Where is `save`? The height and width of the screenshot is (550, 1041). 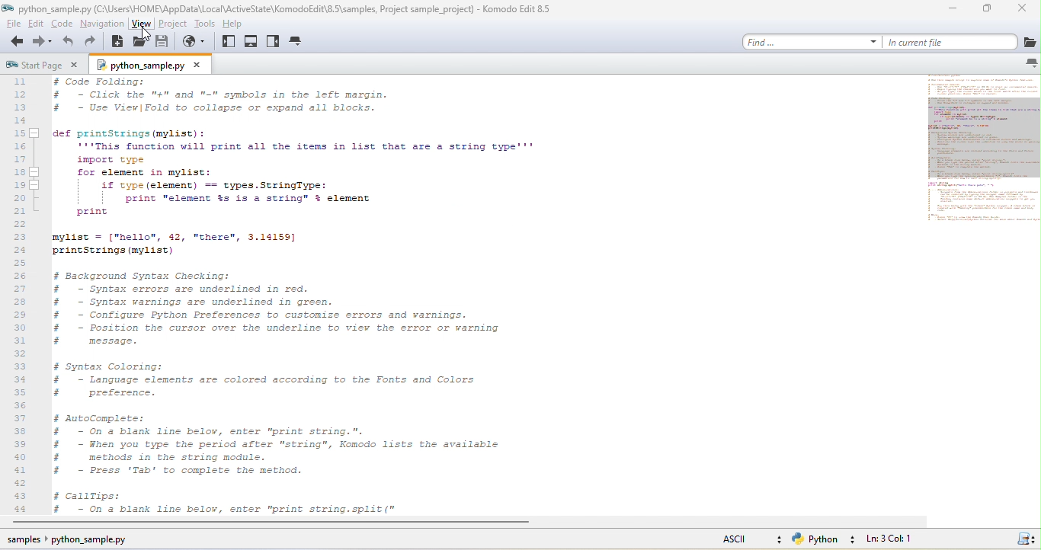 save is located at coordinates (165, 45).